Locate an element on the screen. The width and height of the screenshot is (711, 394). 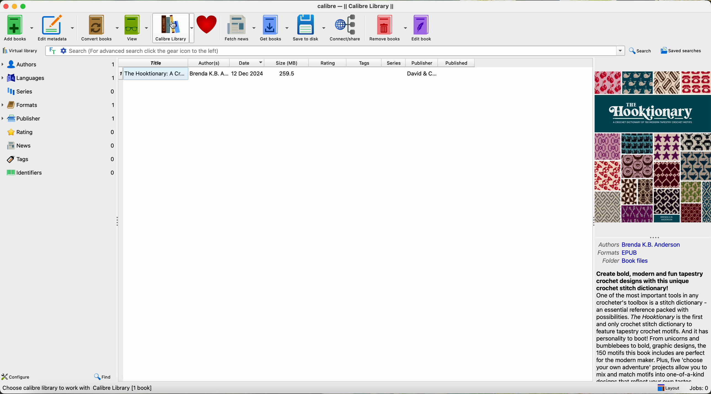
series is located at coordinates (395, 62).